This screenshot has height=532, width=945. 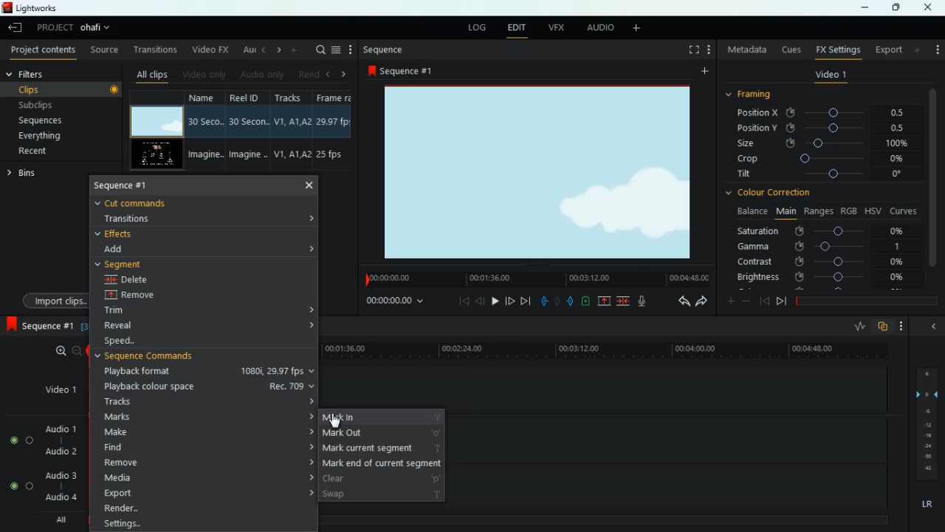 What do you see at coordinates (207, 99) in the screenshot?
I see `name` at bounding box center [207, 99].